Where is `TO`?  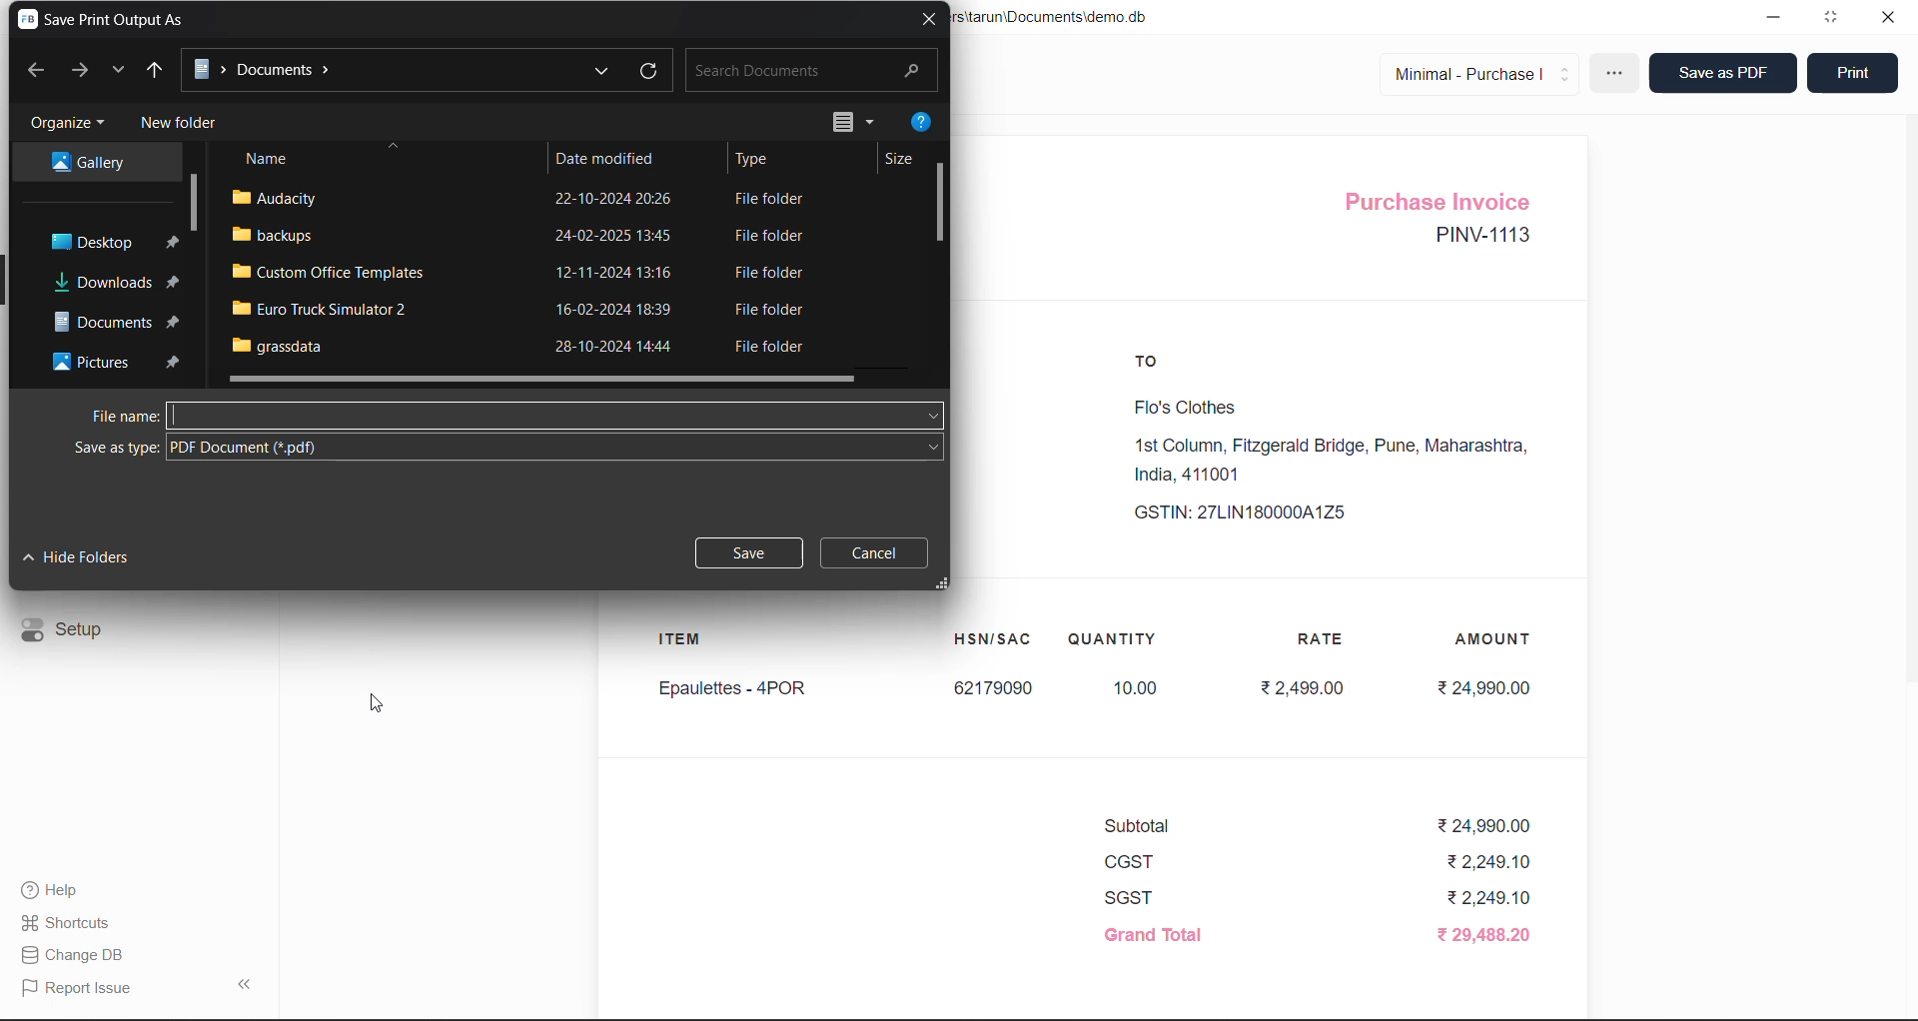
TO is located at coordinates (1155, 367).